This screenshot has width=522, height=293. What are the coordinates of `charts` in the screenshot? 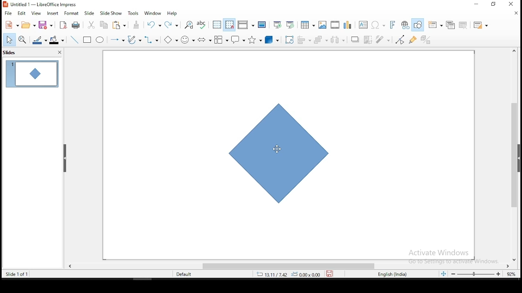 It's located at (349, 24).